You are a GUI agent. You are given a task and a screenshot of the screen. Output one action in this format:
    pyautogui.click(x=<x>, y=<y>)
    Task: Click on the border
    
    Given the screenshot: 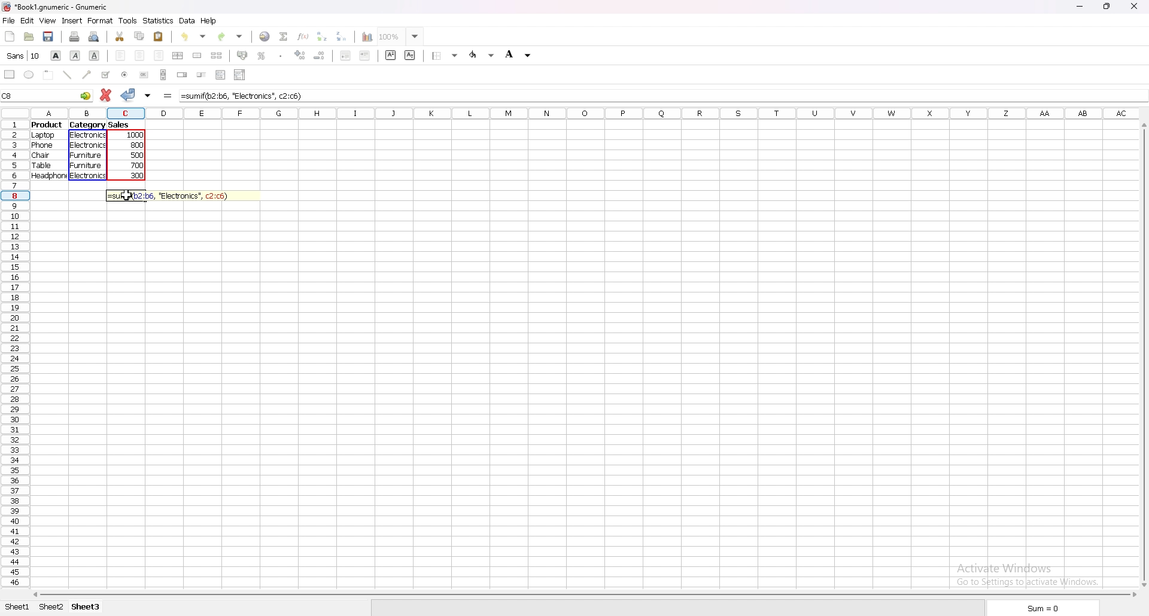 What is the action you would take?
    pyautogui.click(x=446, y=54)
    